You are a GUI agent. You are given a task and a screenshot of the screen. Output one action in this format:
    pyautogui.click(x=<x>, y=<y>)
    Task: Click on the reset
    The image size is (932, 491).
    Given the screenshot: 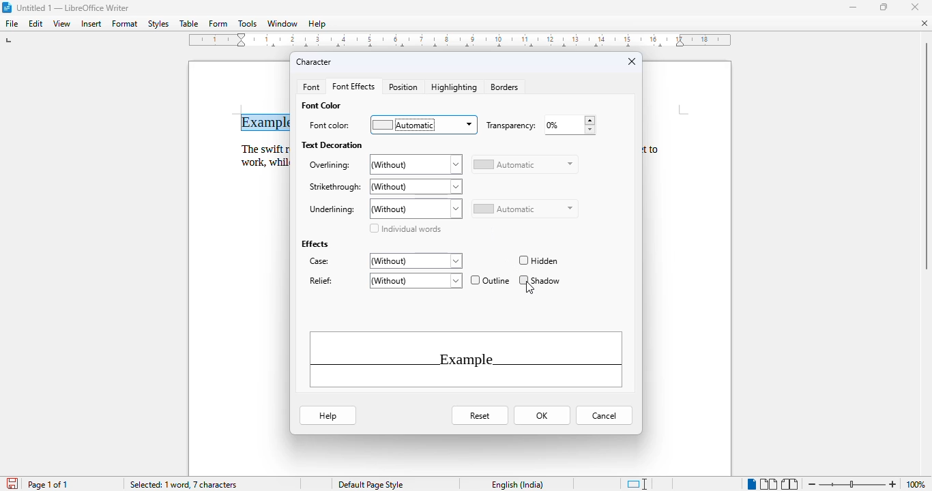 What is the action you would take?
    pyautogui.click(x=481, y=416)
    